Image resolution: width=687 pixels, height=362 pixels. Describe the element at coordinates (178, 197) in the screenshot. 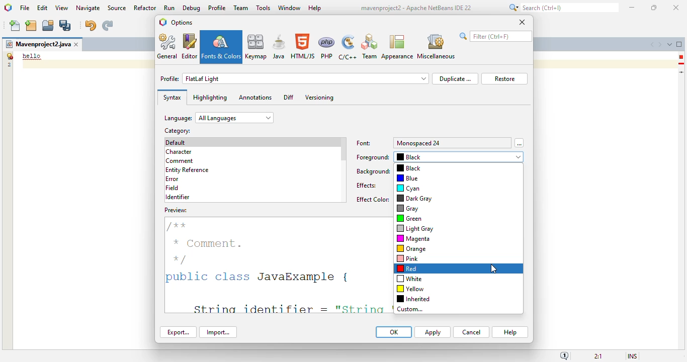

I see `identifier` at that location.